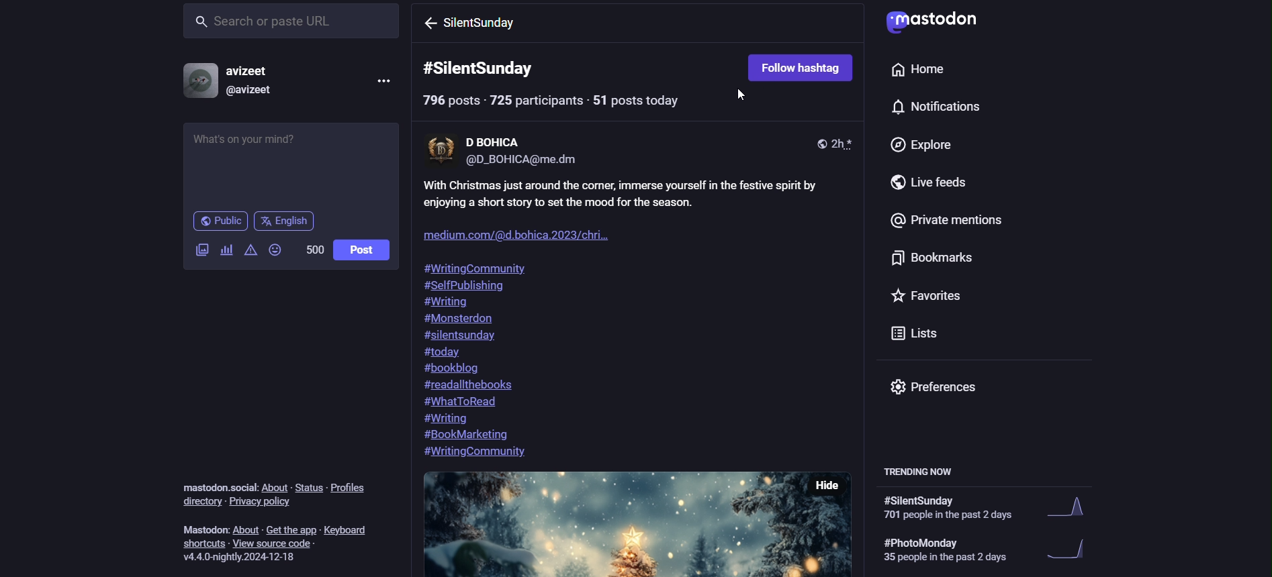  What do you see at coordinates (205, 543) in the screenshot?
I see `shortuts` at bounding box center [205, 543].